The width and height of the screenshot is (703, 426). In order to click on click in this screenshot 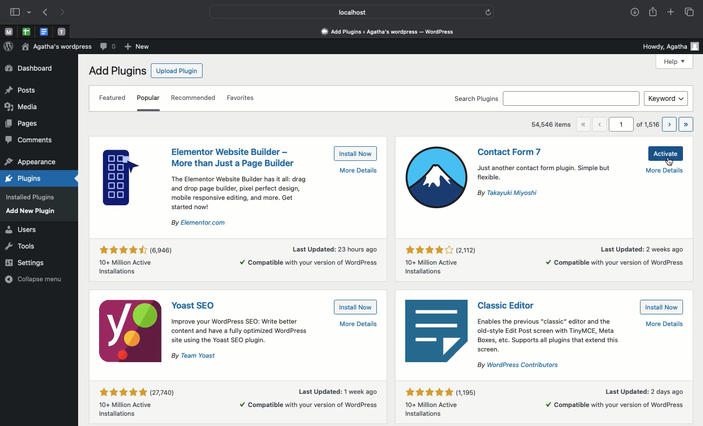, I will do `click(670, 160)`.